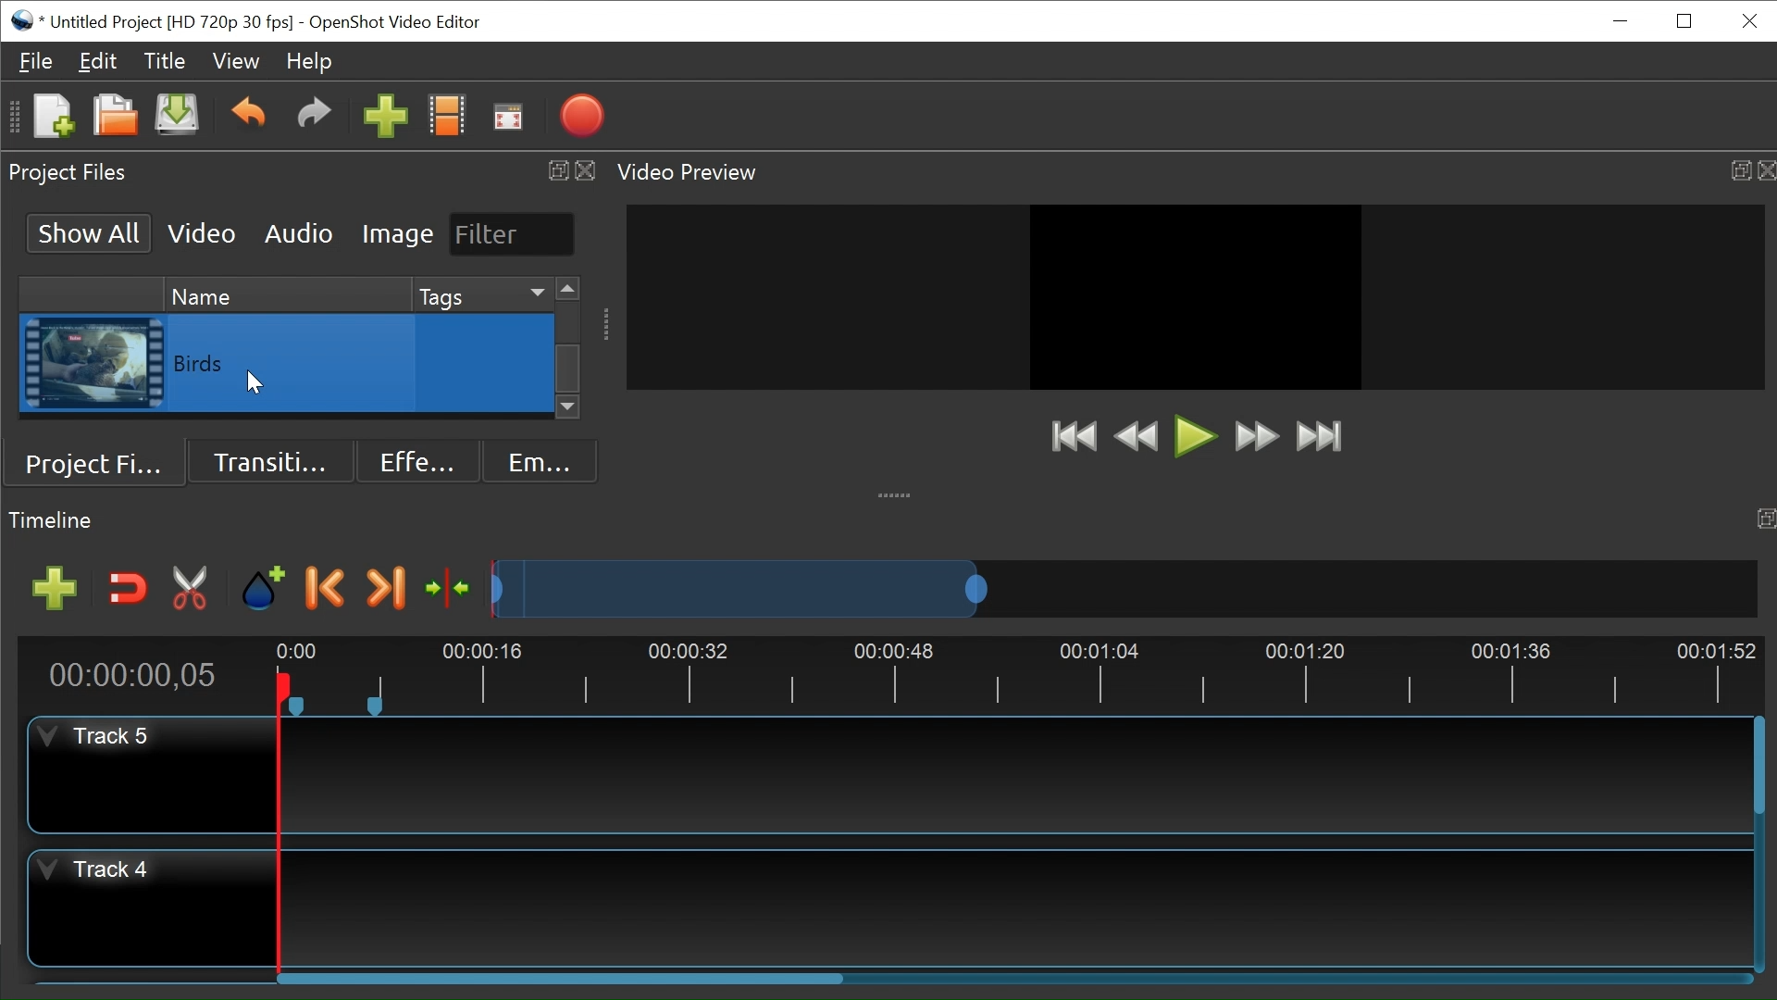 The image size is (1777, 1000). Describe the element at coordinates (131, 678) in the screenshot. I see `Current Position` at that location.